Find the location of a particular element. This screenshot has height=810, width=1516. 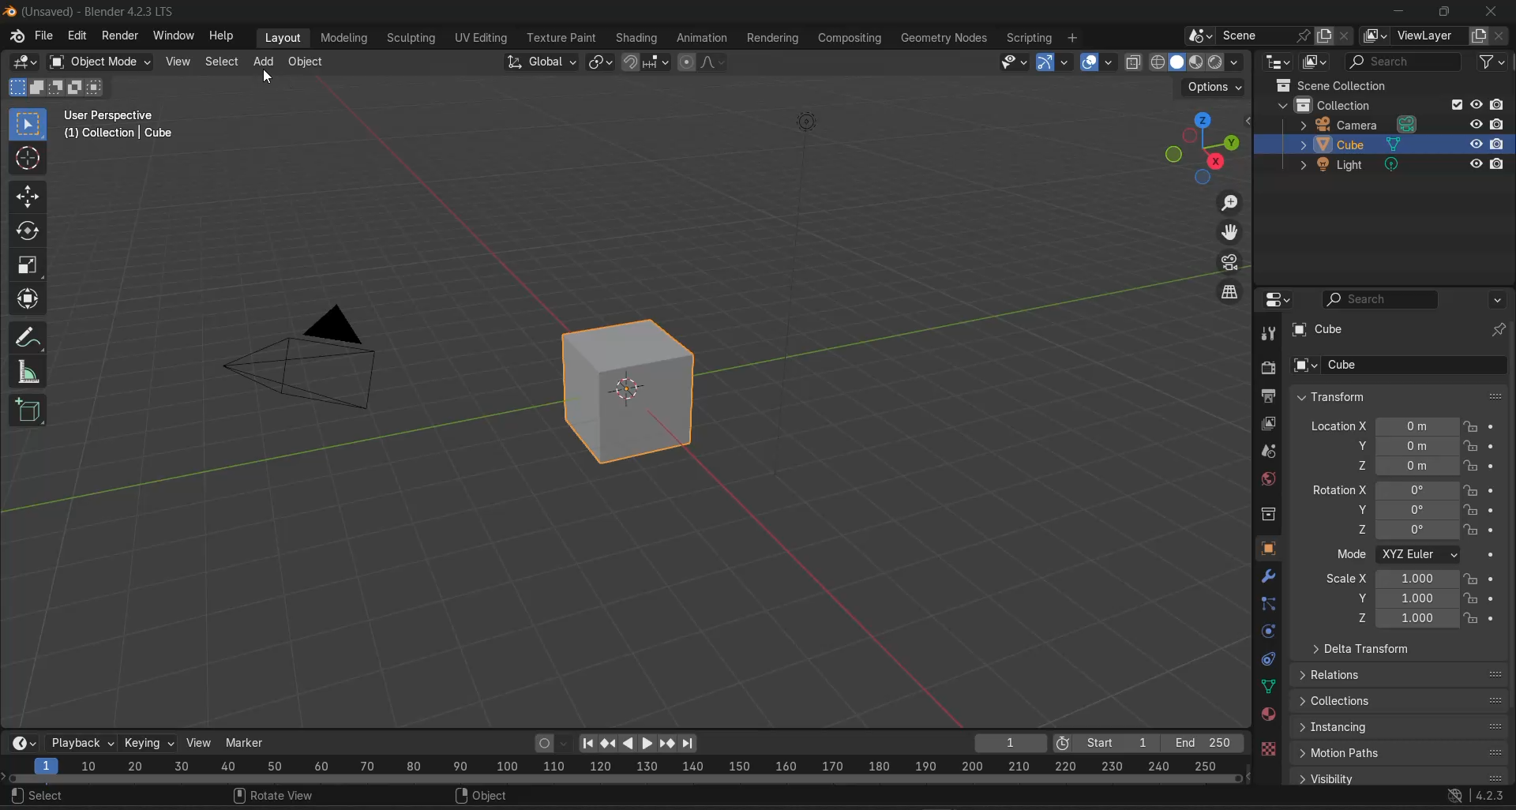

toggle camera view is located at coordinates (1233, 263).